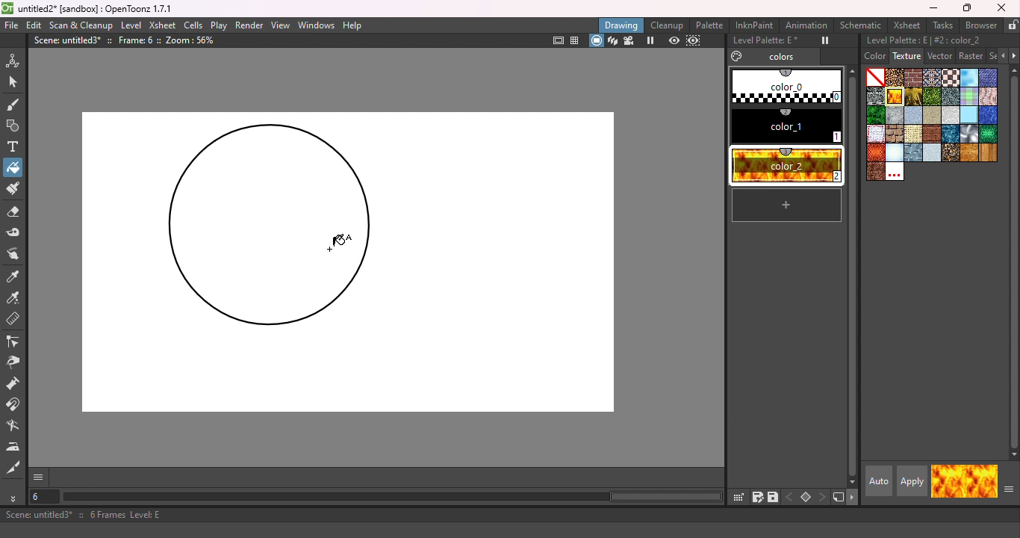 The width and height of the screenshot is (1020, 538). What do you see at coordinates (163, 25) in the screenshot?
I see `Xsheet` at bounding box center [163, 25].